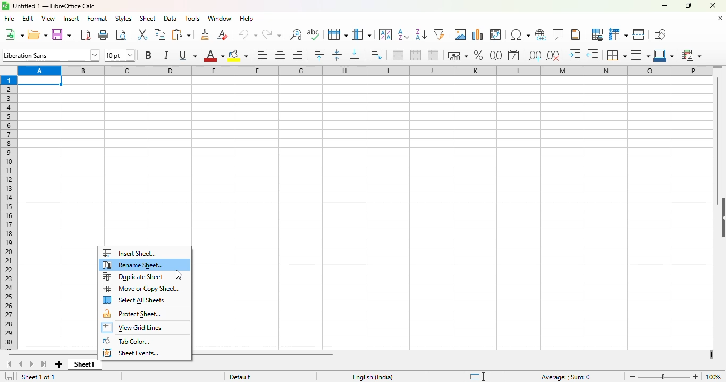 The image size is (726, 382). Describe the element at coordinates (54, 6) in the screenshot. I see `Untitled 1 - LibreOffice Calc` at that location.